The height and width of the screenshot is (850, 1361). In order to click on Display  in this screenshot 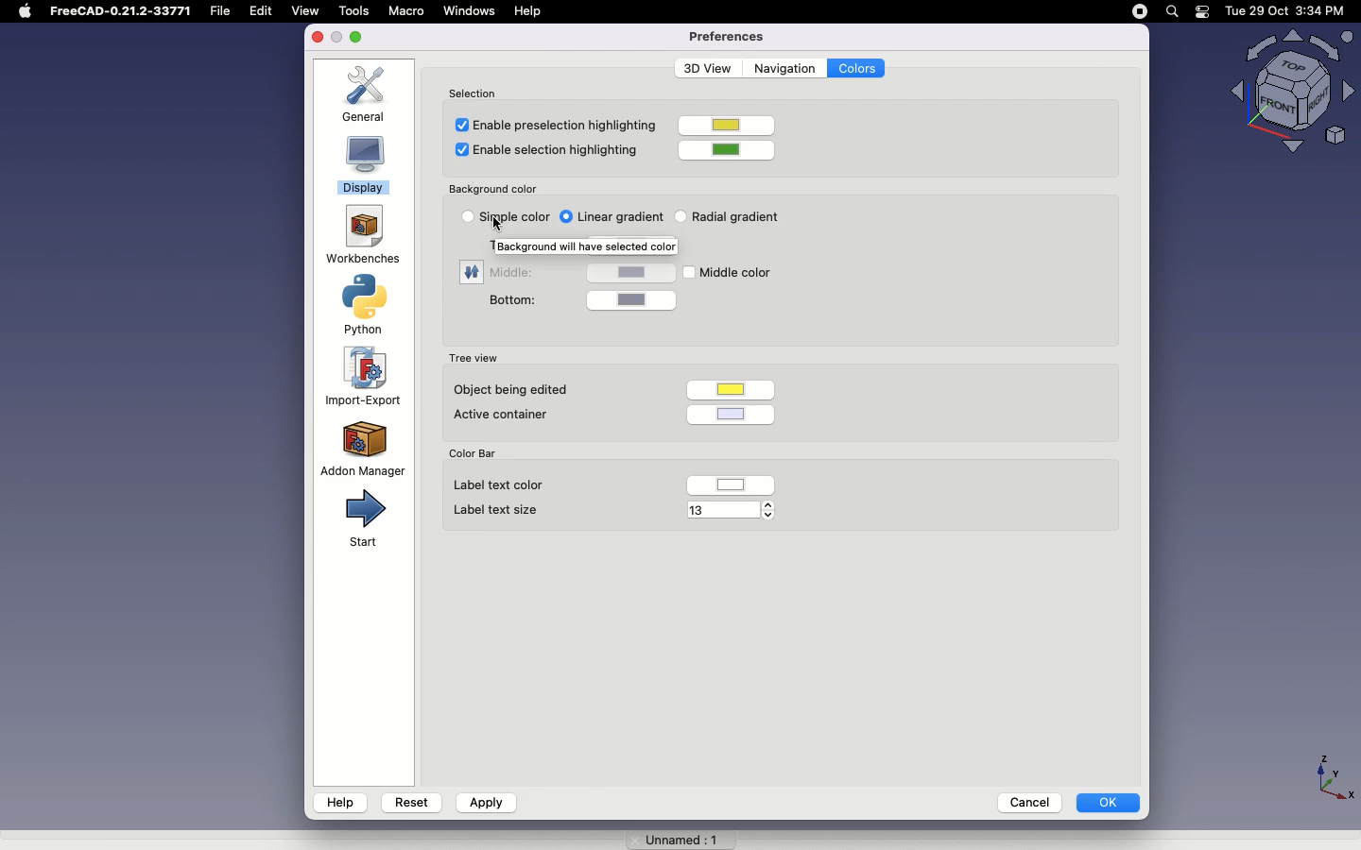, I will do `click(364, 167)`.